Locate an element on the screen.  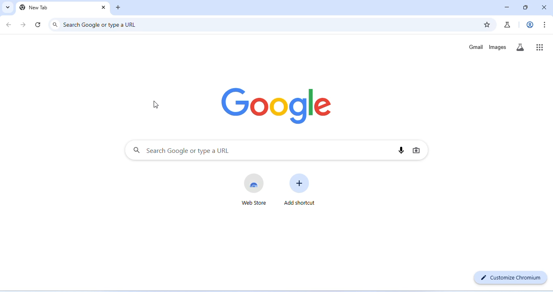
google is located at coordinates (278, 107).